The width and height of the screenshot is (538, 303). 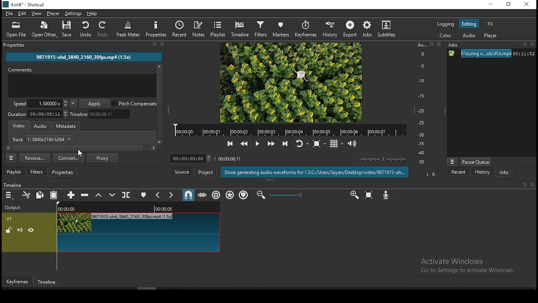 What do you see at coordinates (491, 54) in the screenshot?
I see `File` at bounding box center [491, 54].